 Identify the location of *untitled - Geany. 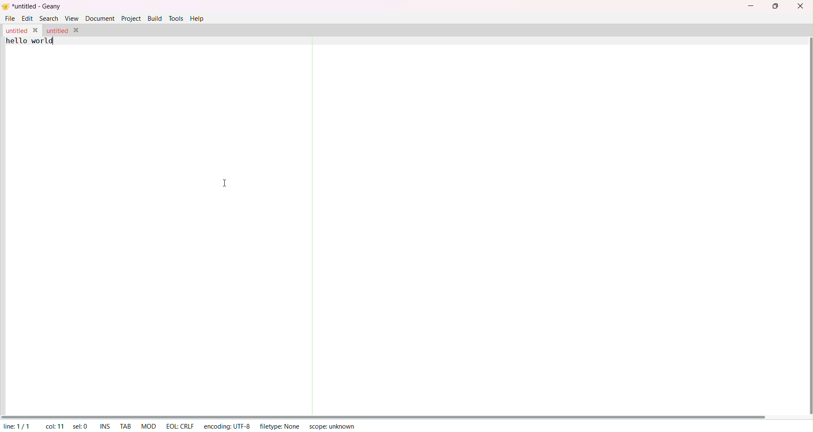
(36, 7).